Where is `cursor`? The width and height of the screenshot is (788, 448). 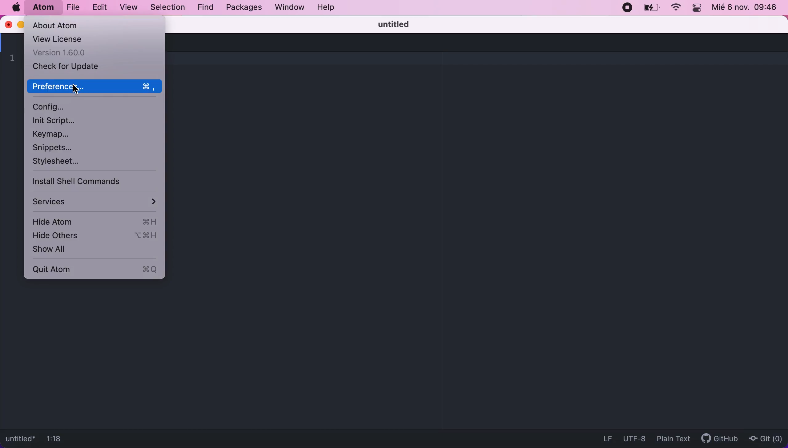 cursor is located at coordinates (77, 89).